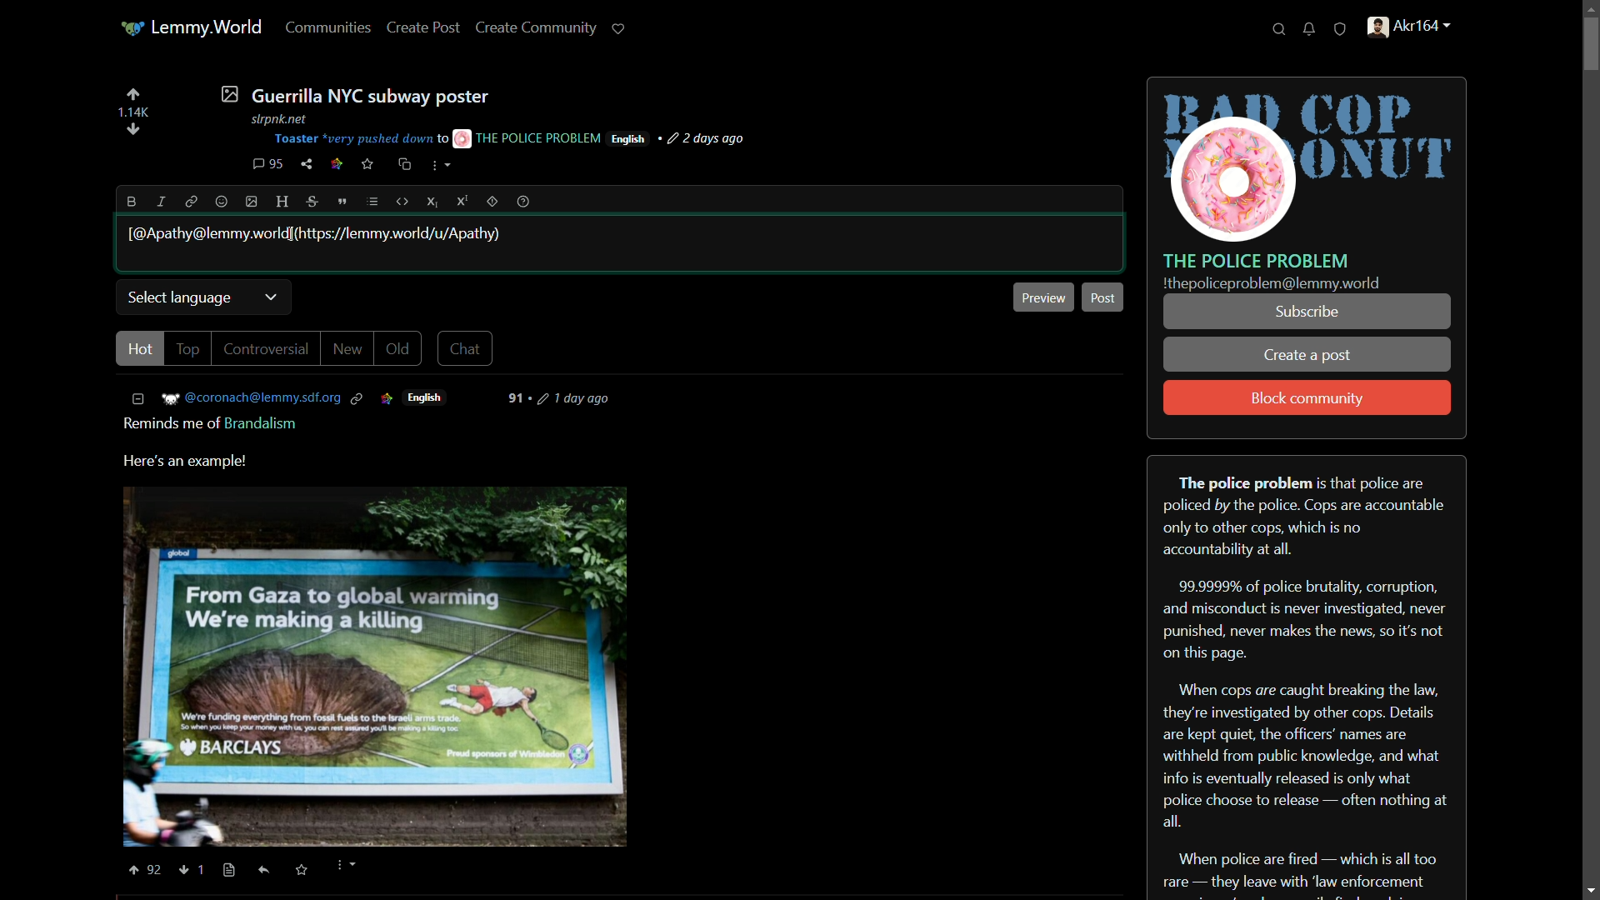 Image resolution: width=1600 pixels, height=900 pixels. I want to click on unread reports, so click(1341, 30).